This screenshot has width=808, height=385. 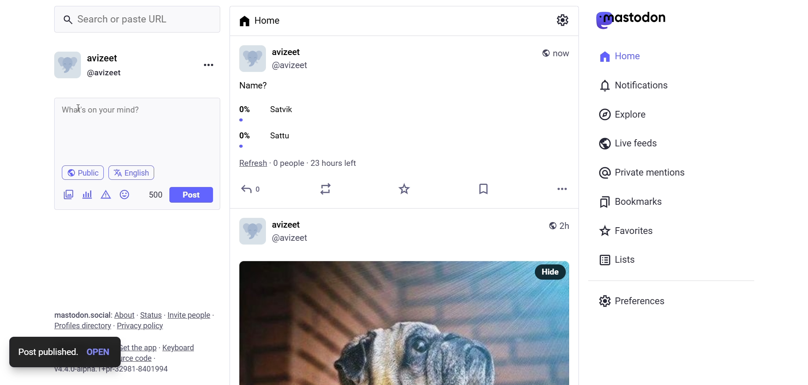 What do you see at coordinates (132, 173) in the screenshot?
I see `english` at bounding box center [132, 173].